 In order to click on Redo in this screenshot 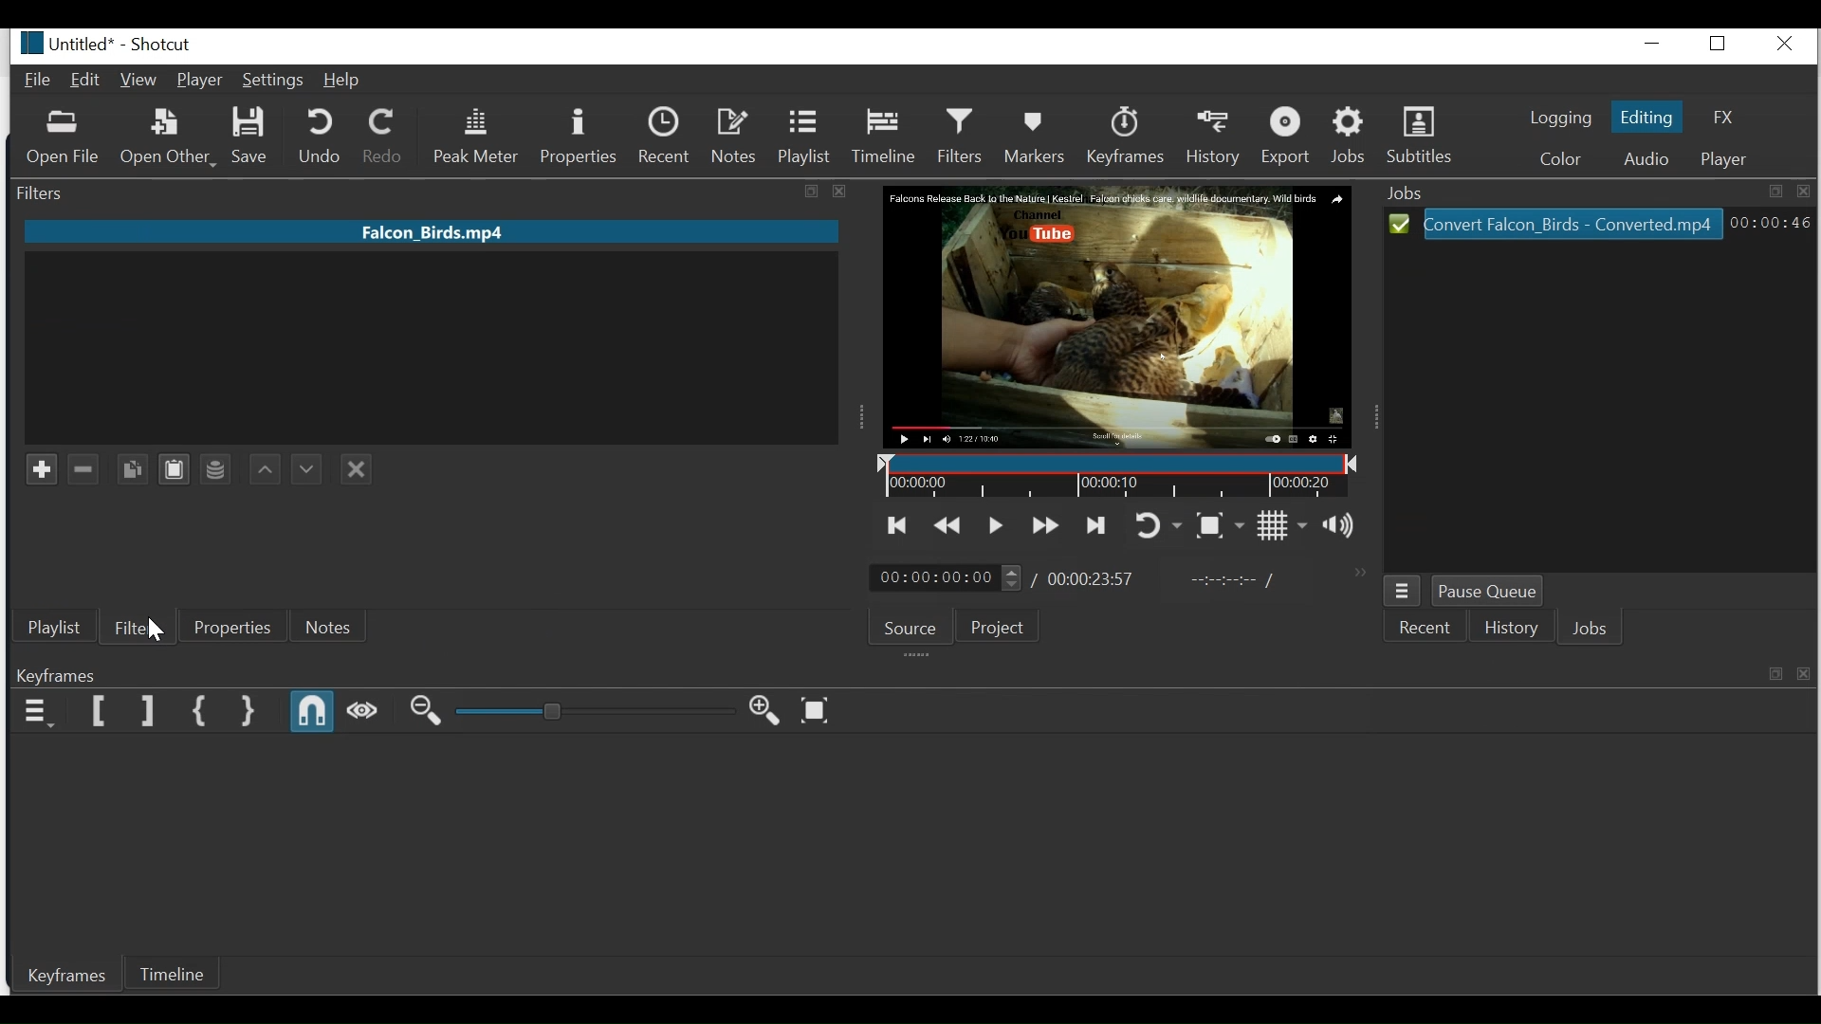, I will do `click(383, 136)`.